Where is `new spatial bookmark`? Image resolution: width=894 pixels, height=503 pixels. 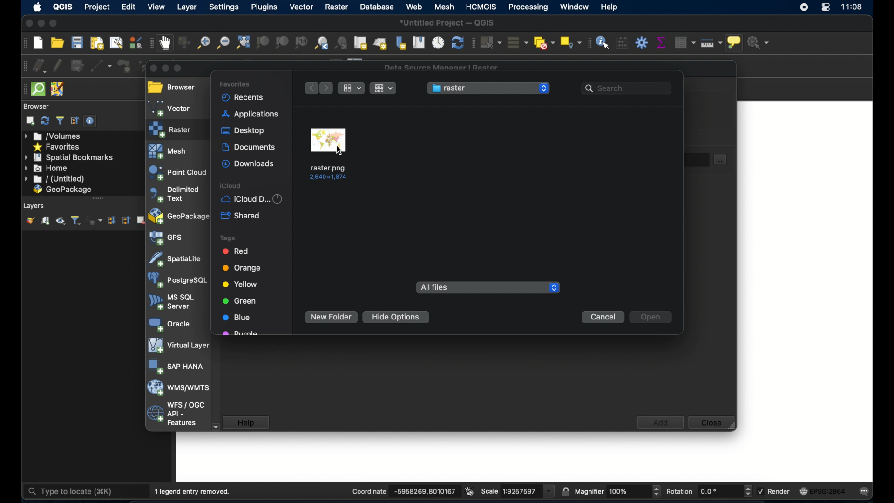 new spatial bookmark is located at coordinates (401, 42).